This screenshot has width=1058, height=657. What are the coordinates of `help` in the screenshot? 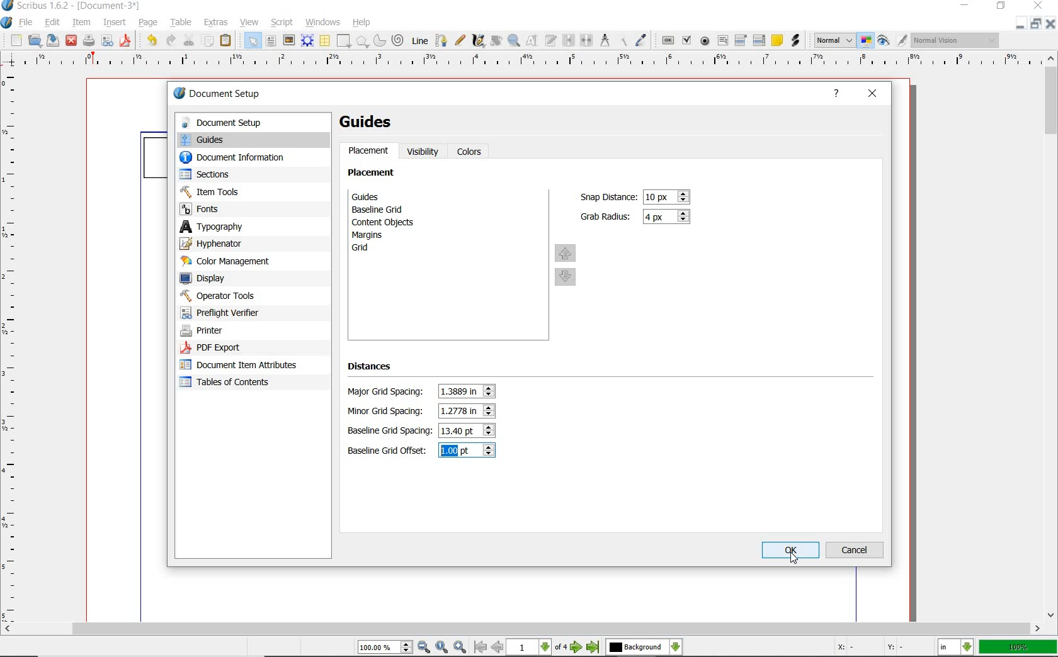 It's located at (837, 95).